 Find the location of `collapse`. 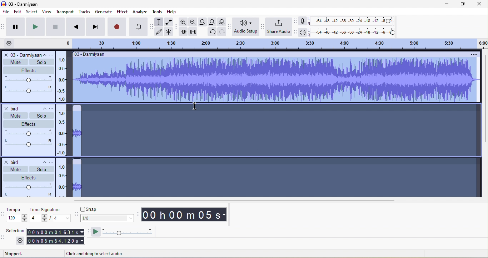

collapse is located at coordinates (44, 163).